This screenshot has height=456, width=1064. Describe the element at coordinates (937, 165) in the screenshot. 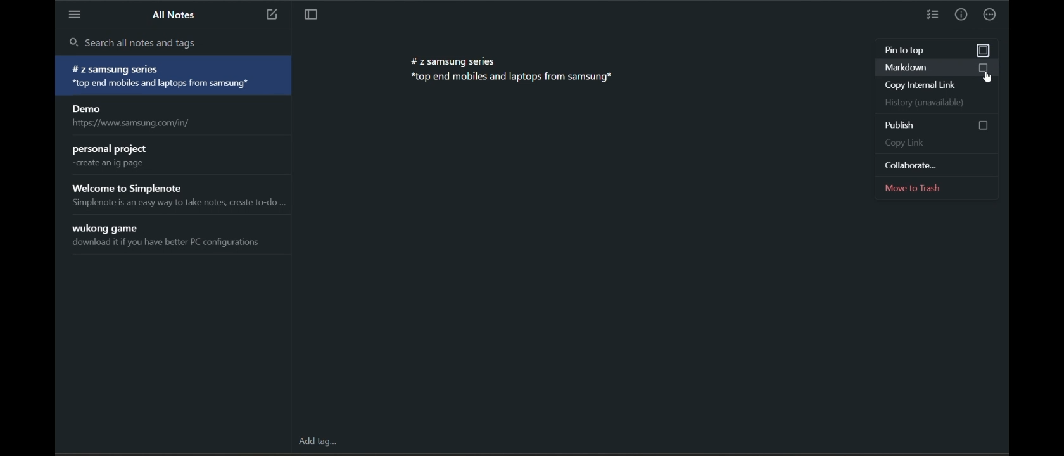

I see `collaborate...` at that location.